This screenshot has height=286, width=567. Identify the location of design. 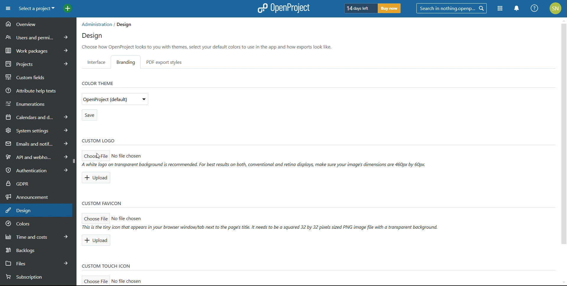
(92, 36).